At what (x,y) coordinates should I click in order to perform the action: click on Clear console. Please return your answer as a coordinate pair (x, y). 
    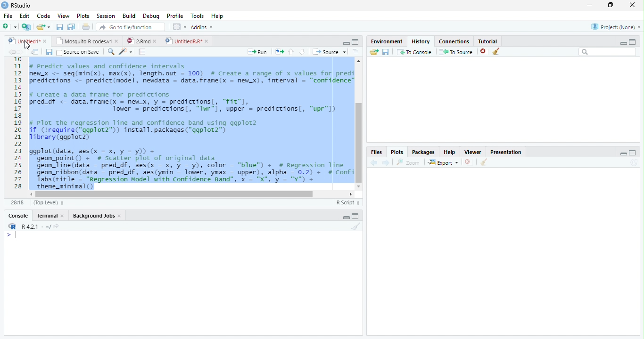
    Looking at the image, I should click on (356, 226).